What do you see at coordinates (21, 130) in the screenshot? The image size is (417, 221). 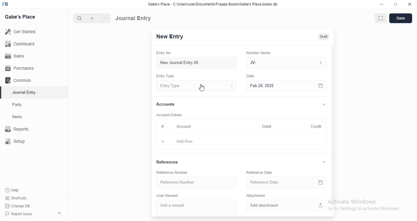 I see `Reports` at bounding box center [21, 130].